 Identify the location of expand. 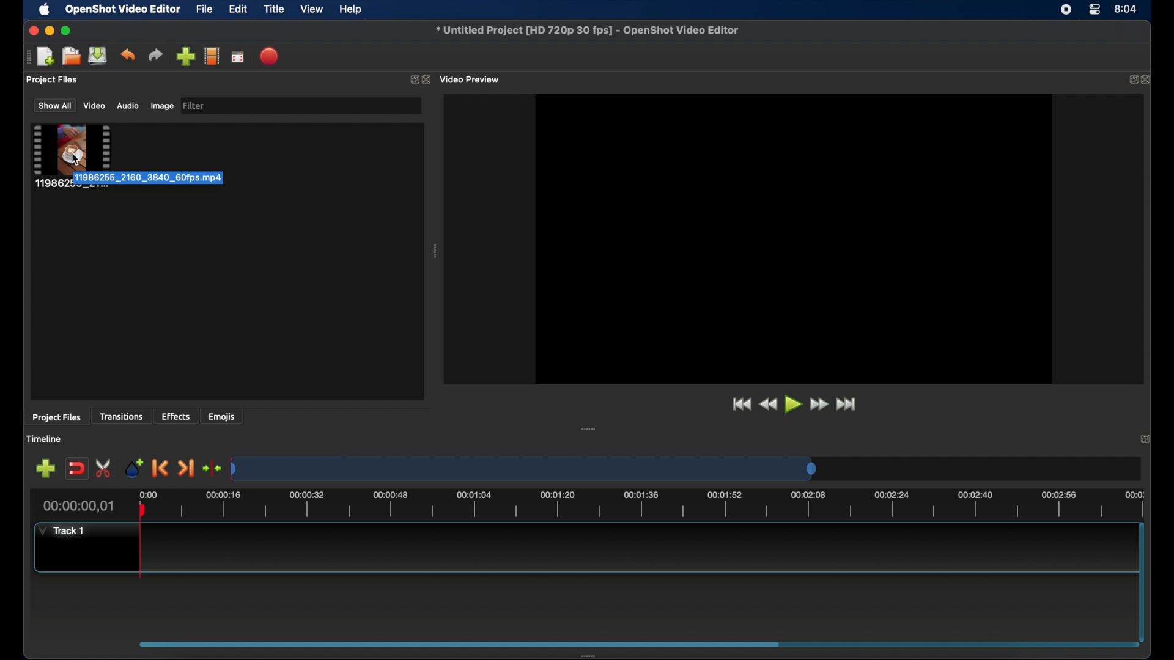
(1130, 80).